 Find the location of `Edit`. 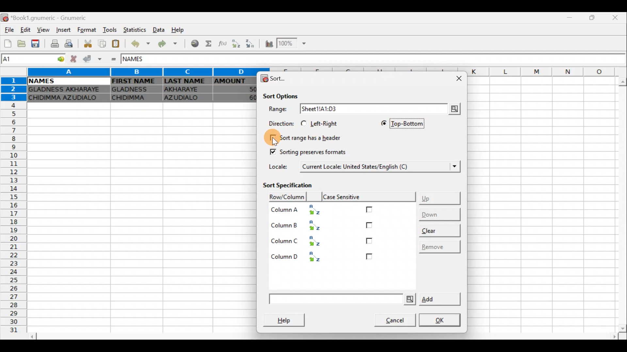

Edit is located at coordinates (26, 30).